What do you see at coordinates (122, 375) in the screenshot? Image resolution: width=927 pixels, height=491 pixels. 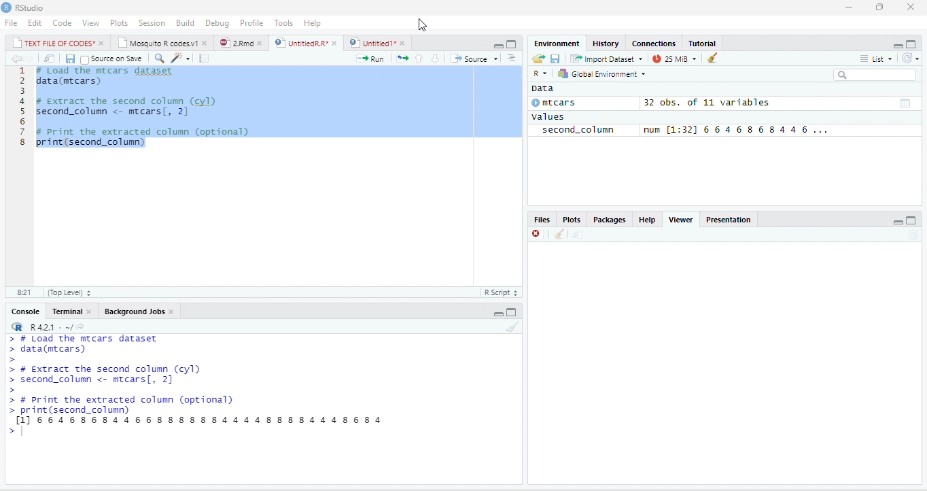 I see ` # Load the mrcars dataset 2 data(mecars) 3 4 # Extract the second column (cyl) 5 second_column <- mrcars[, 2] 6 7 # print the extracted column (optional) 8 print(second_column)` at bounding box center [122, 375].